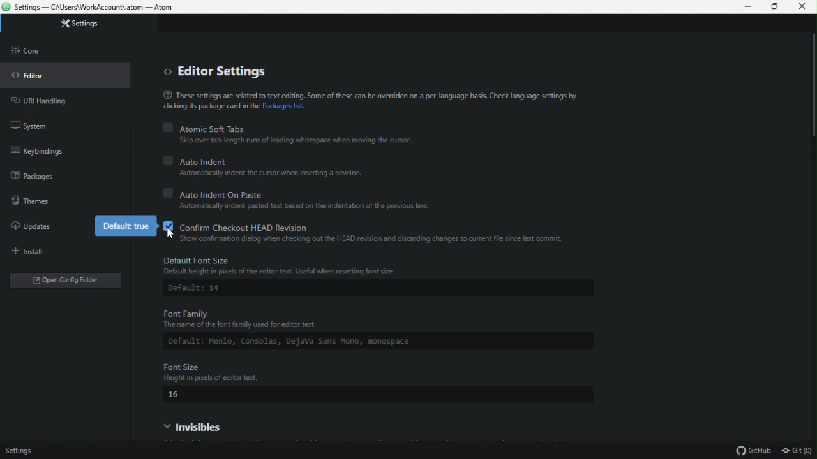 This screenshot has width=817, height=459. I want to click on Editor, so click(43, 77).